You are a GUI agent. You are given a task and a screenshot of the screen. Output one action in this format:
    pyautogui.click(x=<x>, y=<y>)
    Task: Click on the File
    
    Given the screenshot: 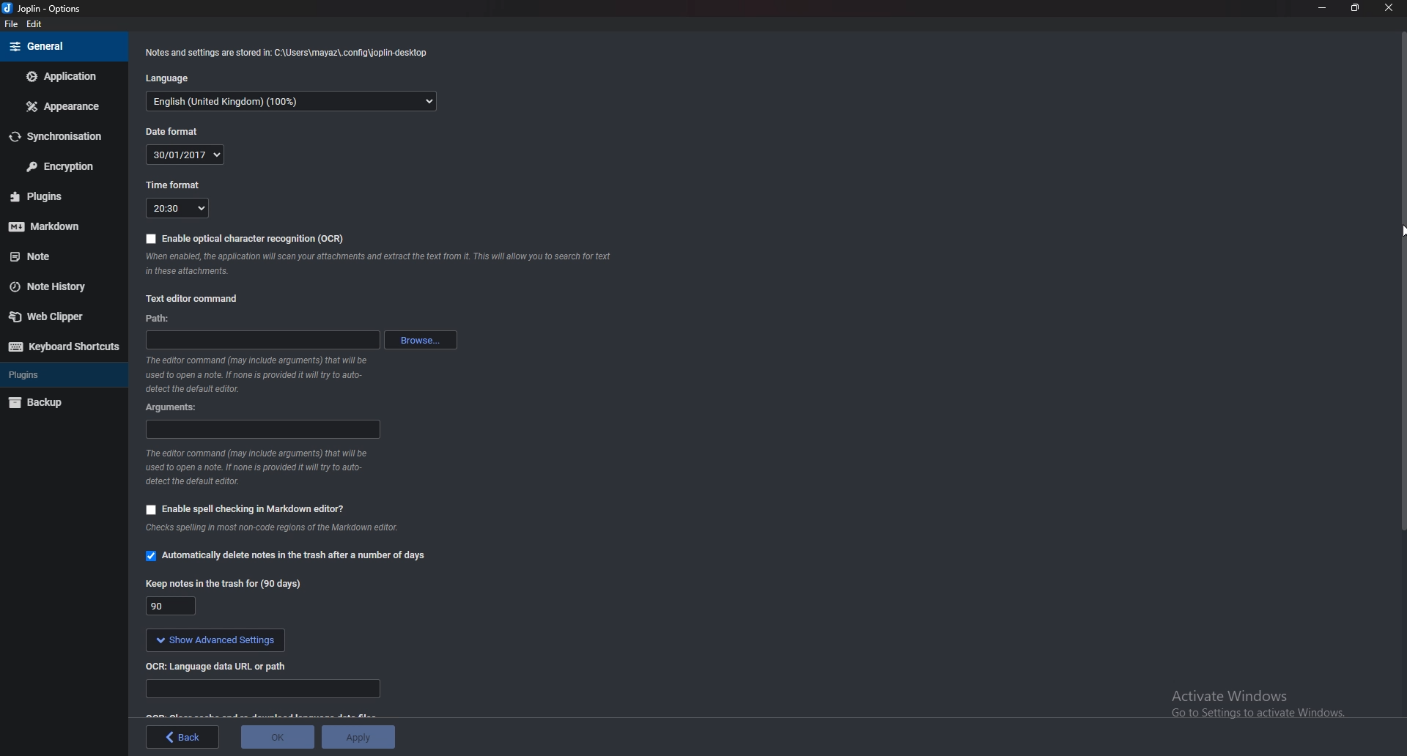 What is the action you would take?
    pyautogui.click(x=12, y=24)
    